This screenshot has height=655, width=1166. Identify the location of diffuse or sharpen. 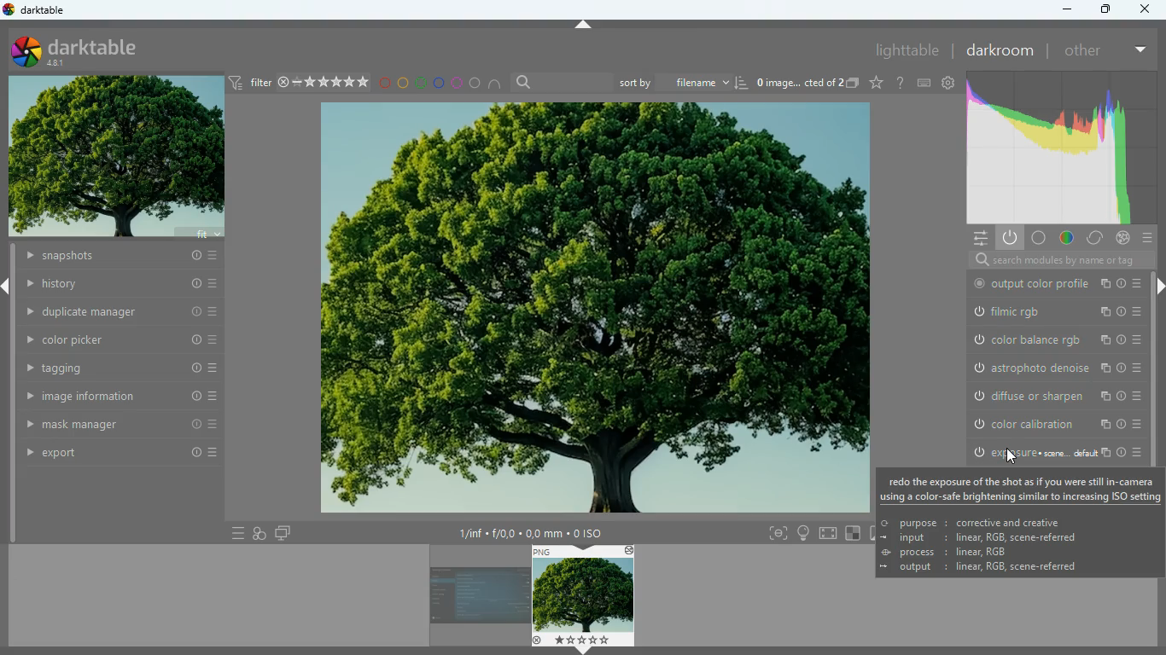
(1051, 396).